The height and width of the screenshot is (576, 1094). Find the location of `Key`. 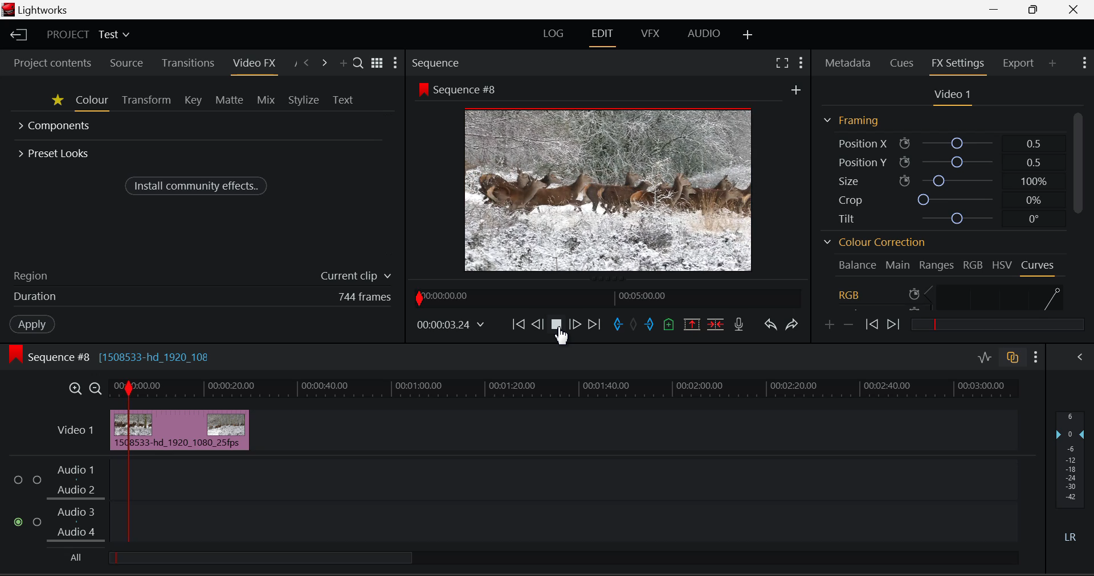

Key is located at coordinates (192, 101).